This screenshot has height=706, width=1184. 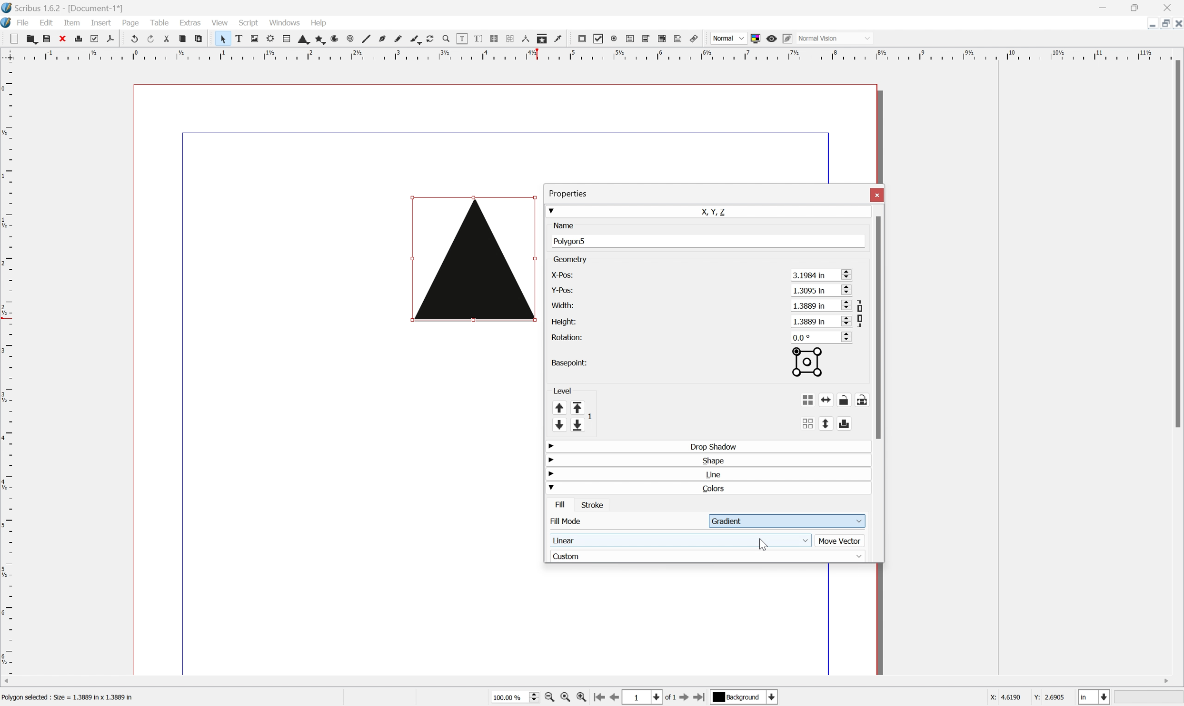 I want to click on Copy, so click(x=181, y=39).